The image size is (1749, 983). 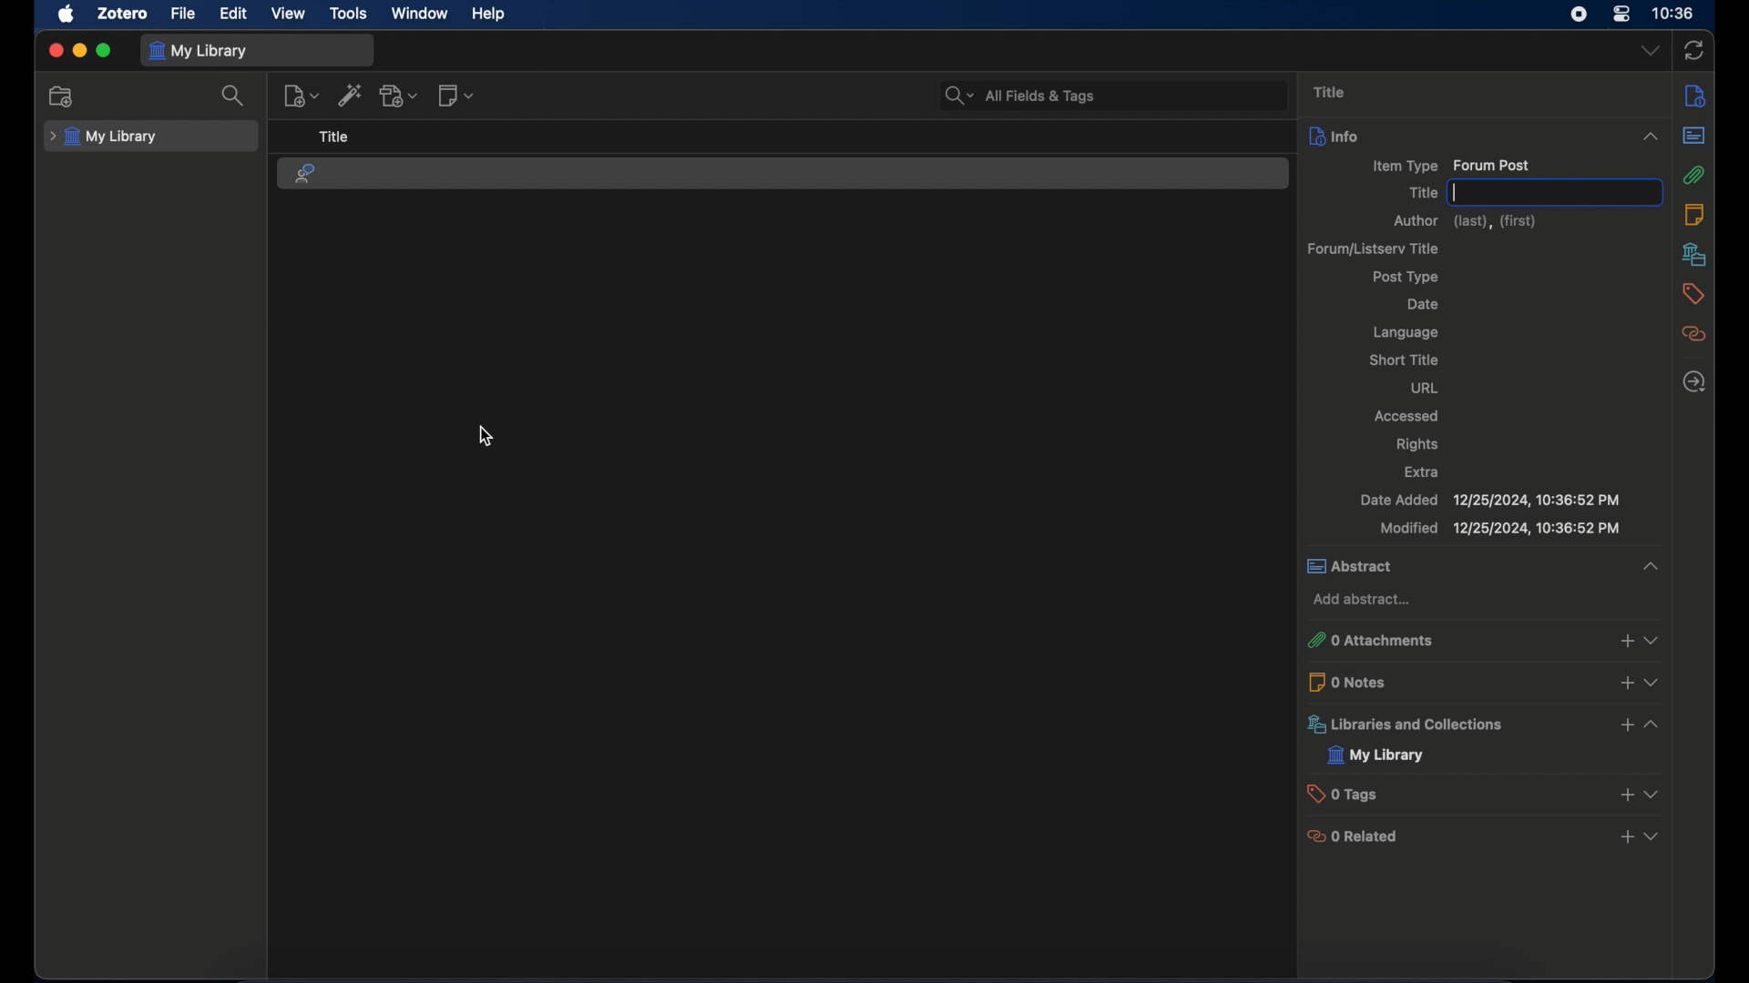 I want to click on abstract, so click(x=1695, y=136).